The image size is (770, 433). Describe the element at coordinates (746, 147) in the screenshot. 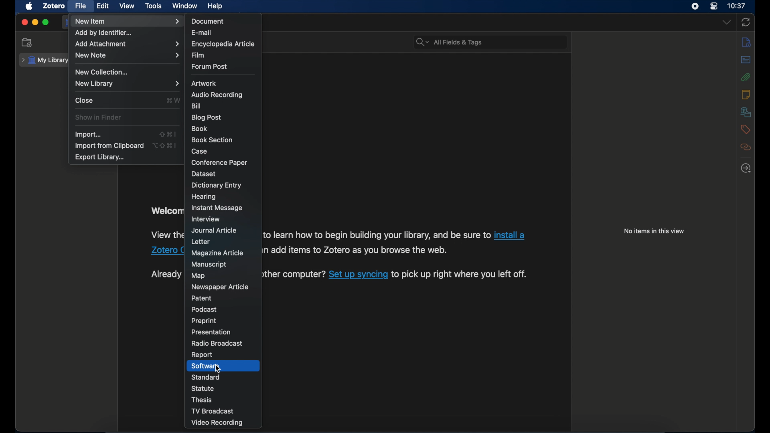

I see `related` at that location.